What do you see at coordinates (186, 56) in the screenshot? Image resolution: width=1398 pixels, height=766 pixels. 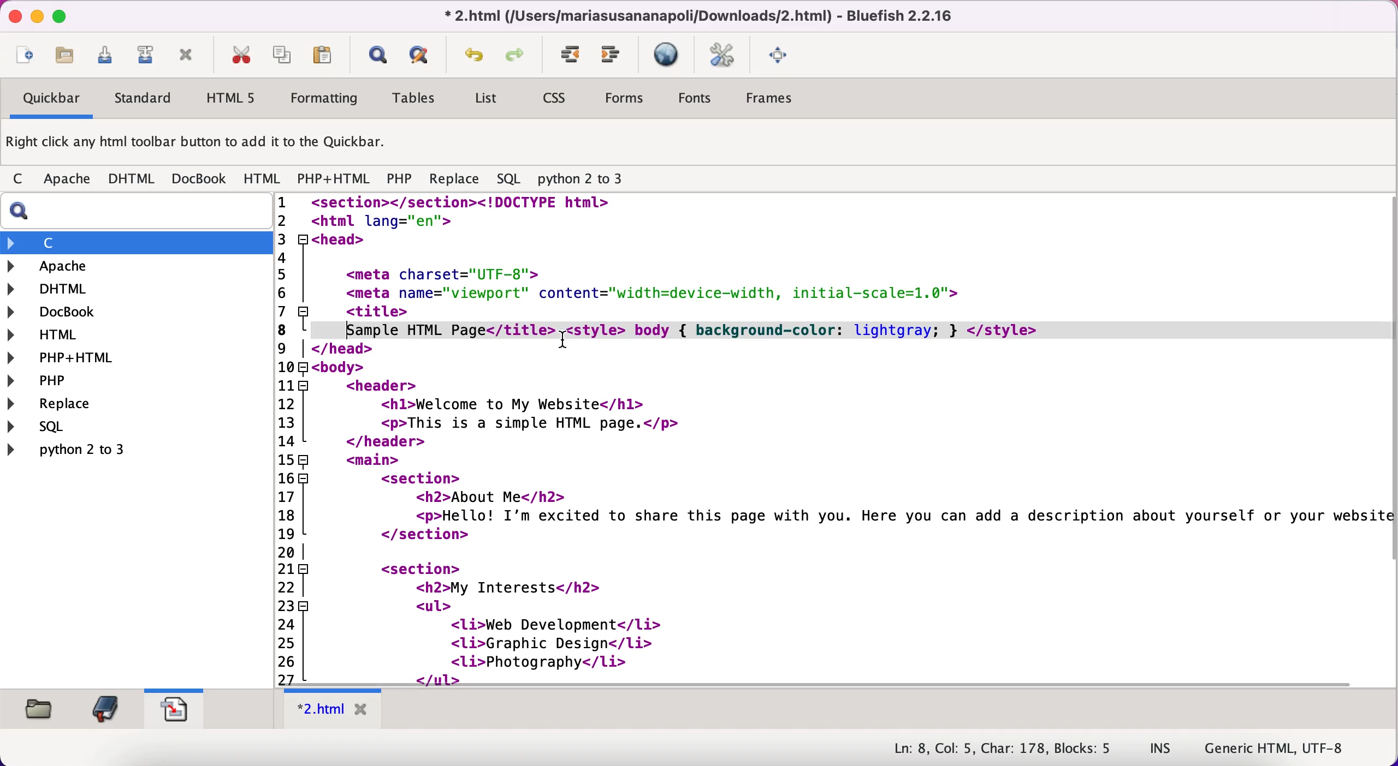 I see `close current file` at bounding box center [186, 56].